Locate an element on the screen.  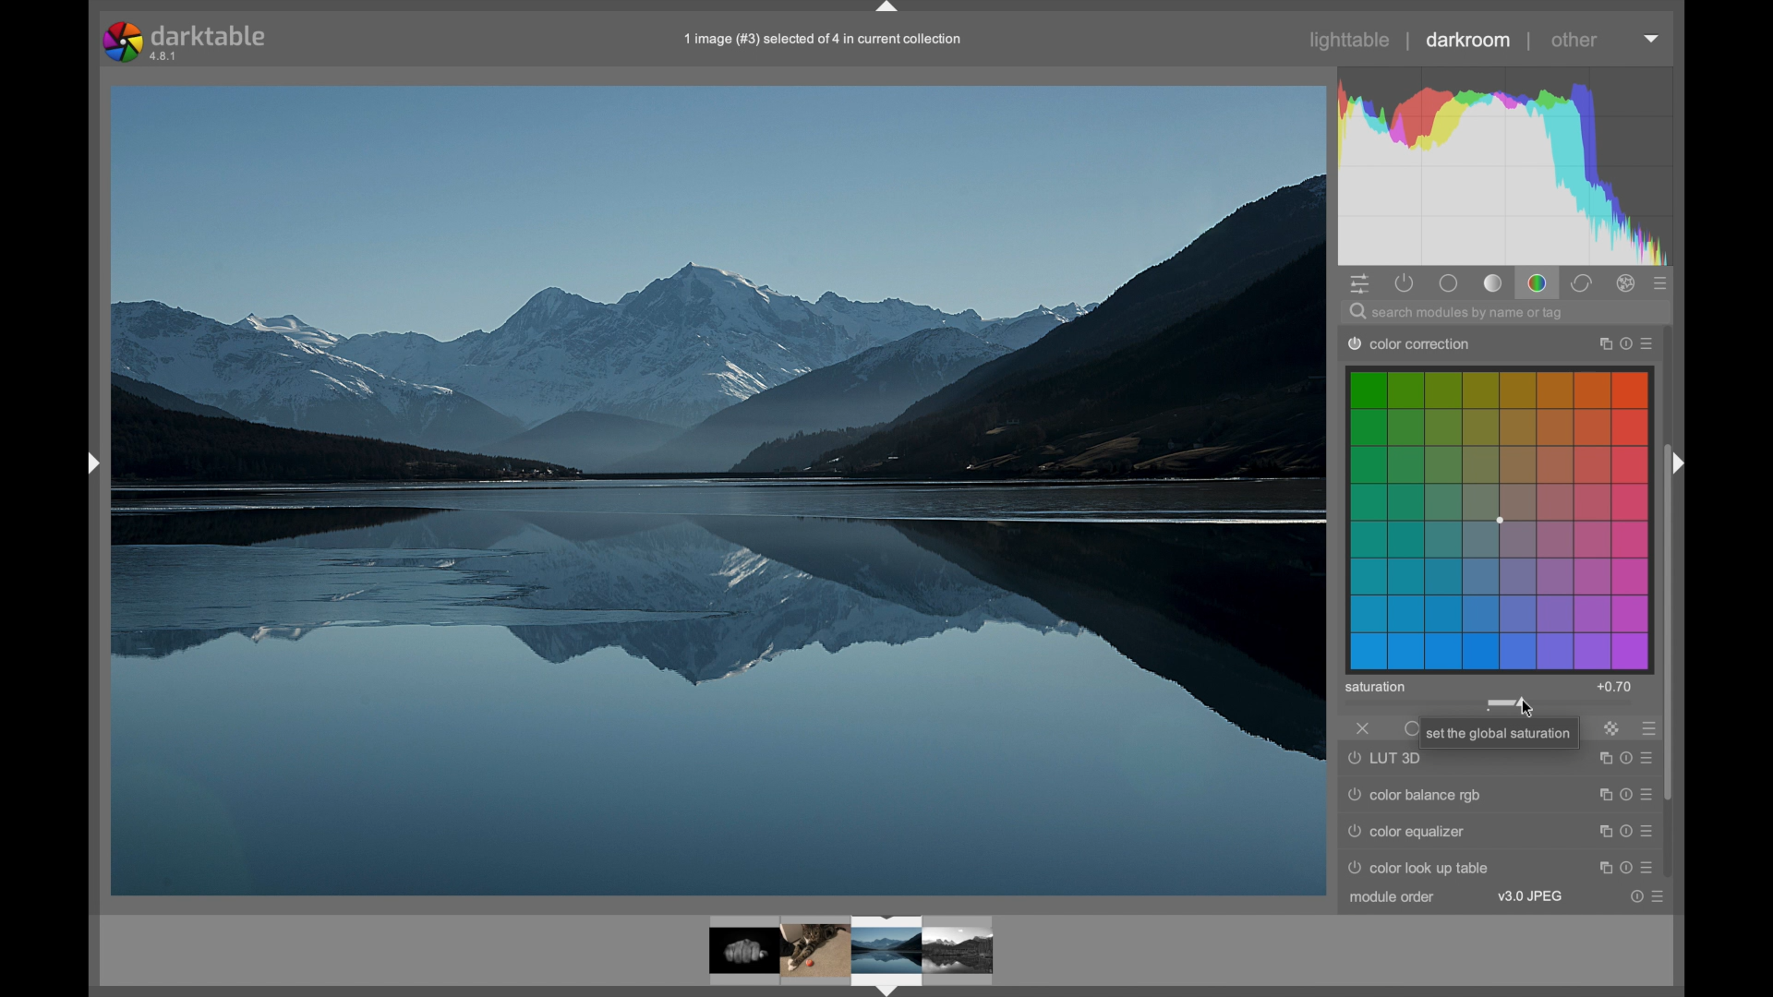
saturation is located at coordinates (1375, 688).